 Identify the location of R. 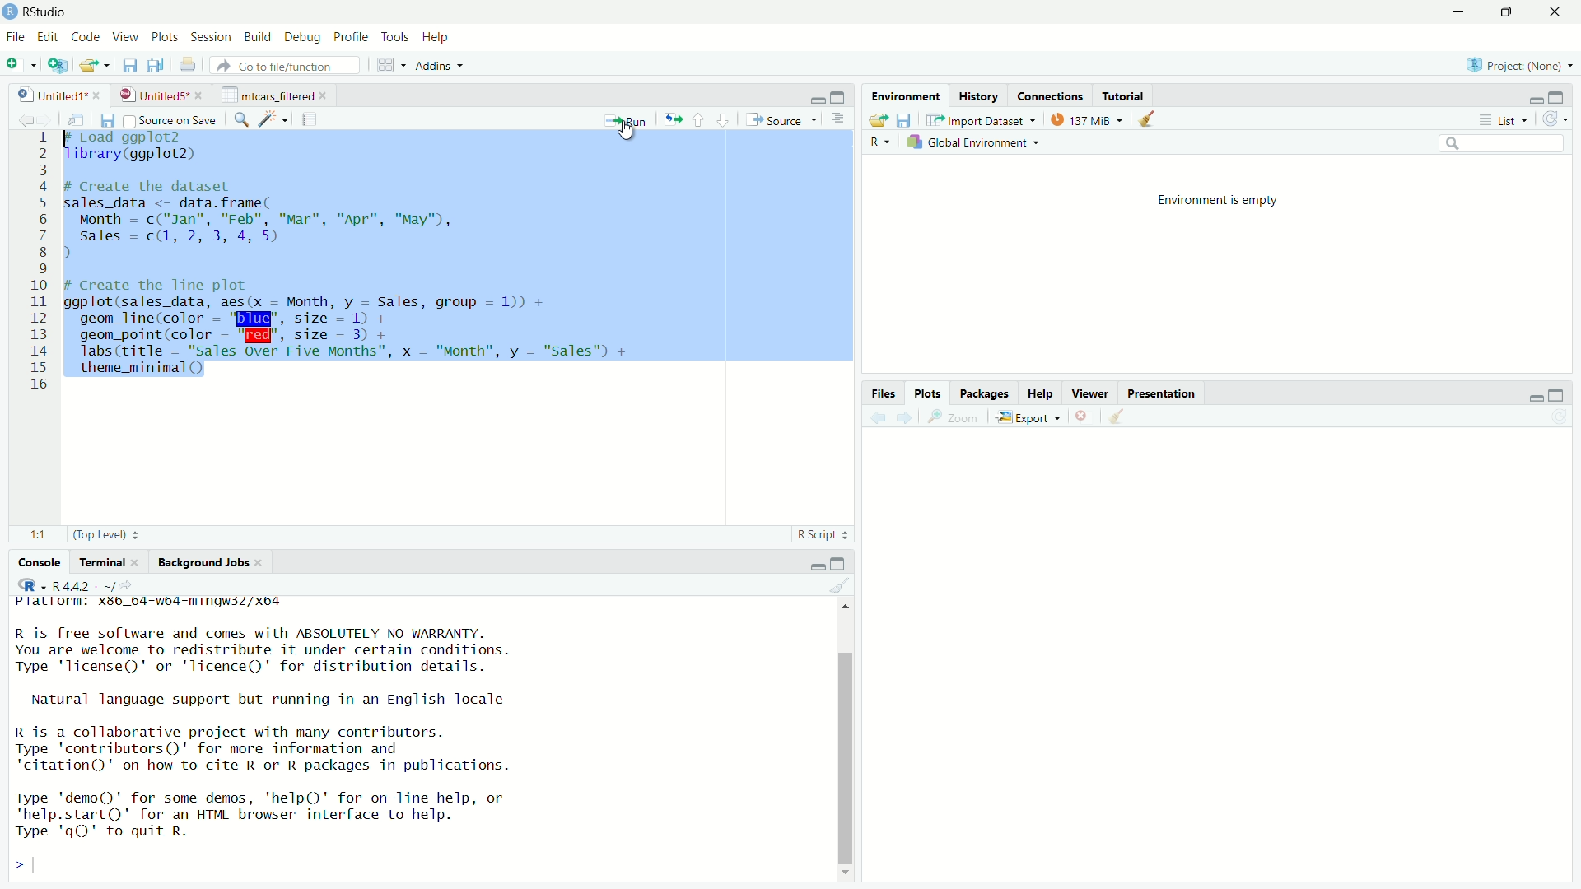
(880, 143).